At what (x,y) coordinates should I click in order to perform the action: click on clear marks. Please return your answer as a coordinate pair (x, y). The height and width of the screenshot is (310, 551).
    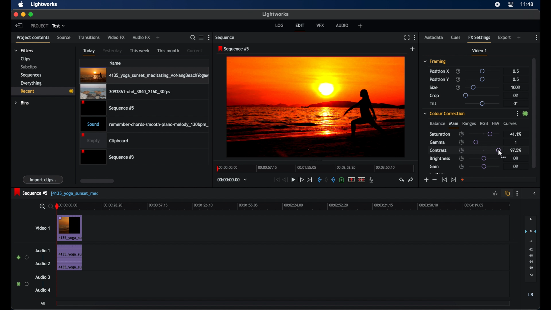
    Looking at the image, I should click on (327, 180).